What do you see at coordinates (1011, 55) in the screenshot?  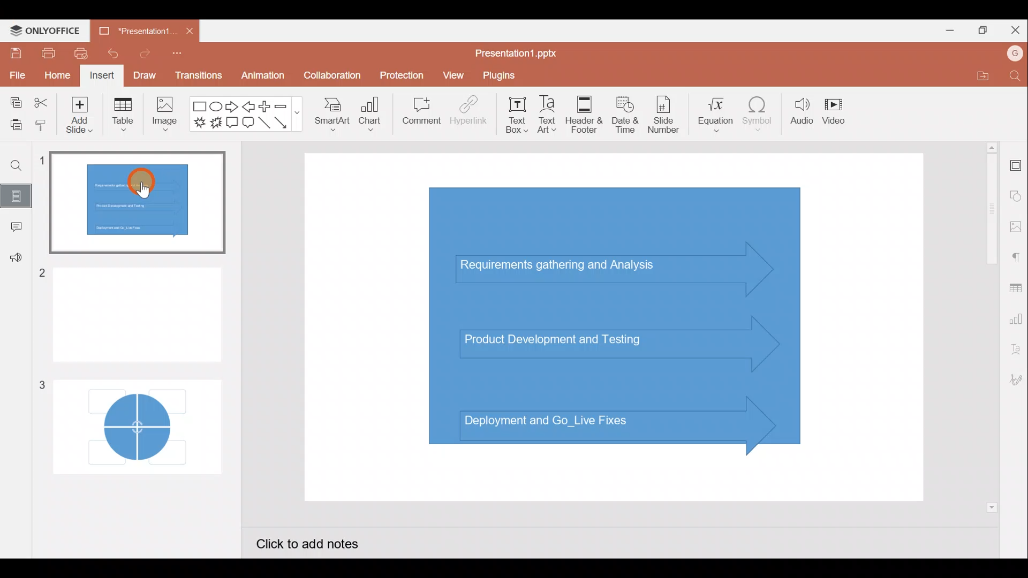 I see `Account name` at bounding box center [1011, 55].